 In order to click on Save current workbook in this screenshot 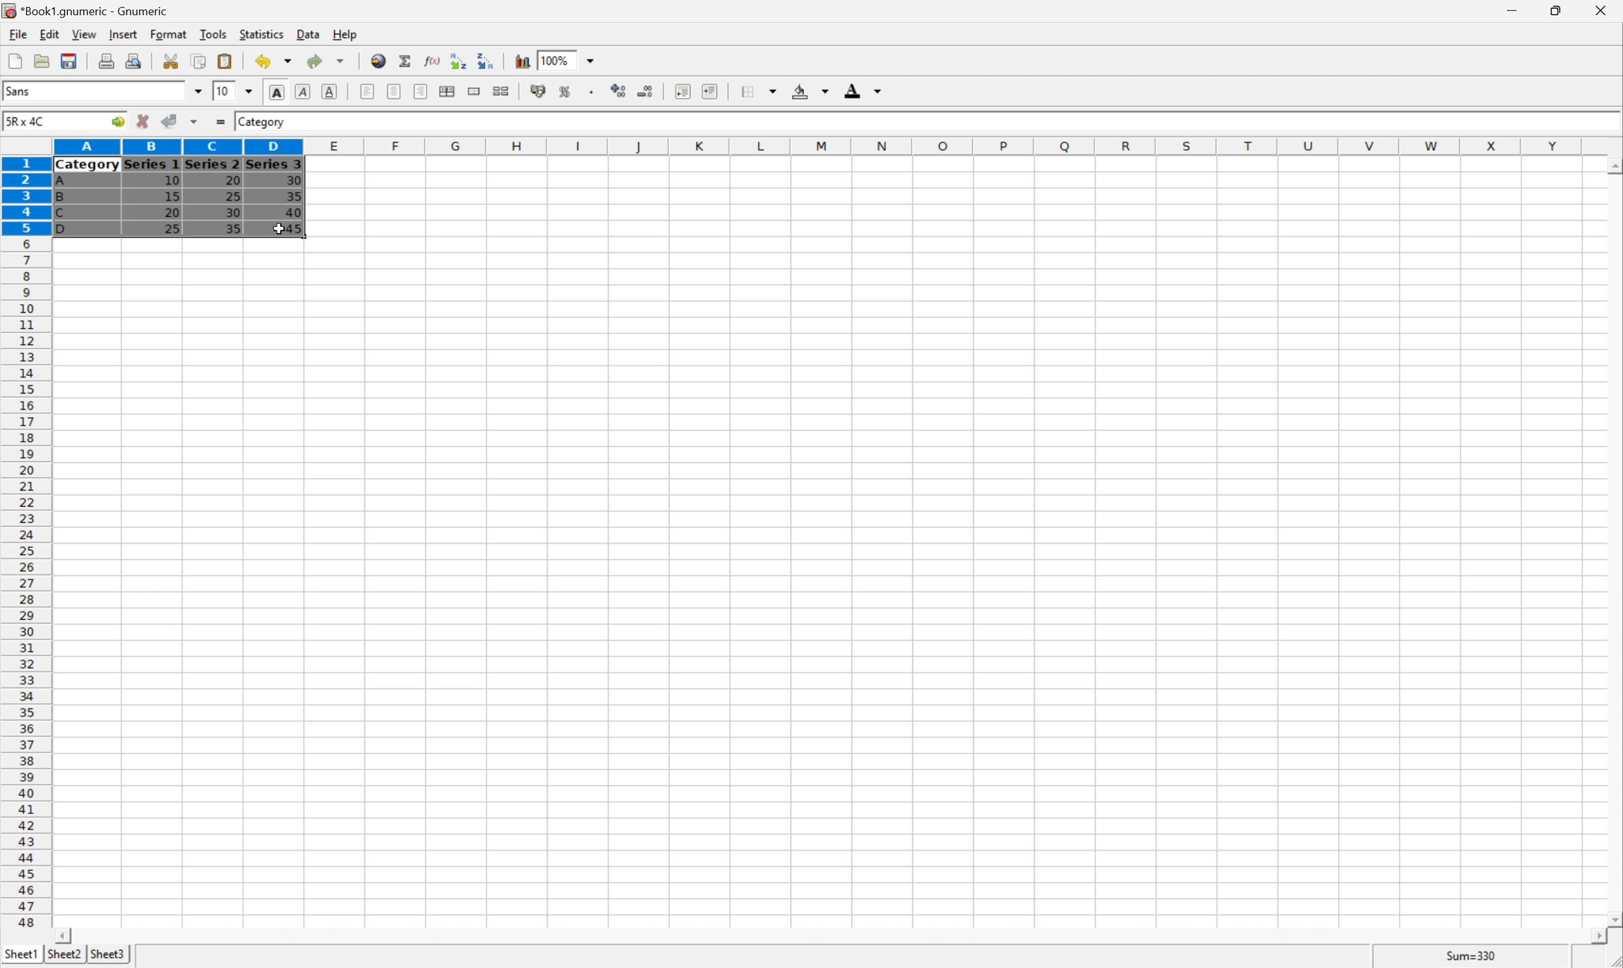, I will do `click(68, 60)`.